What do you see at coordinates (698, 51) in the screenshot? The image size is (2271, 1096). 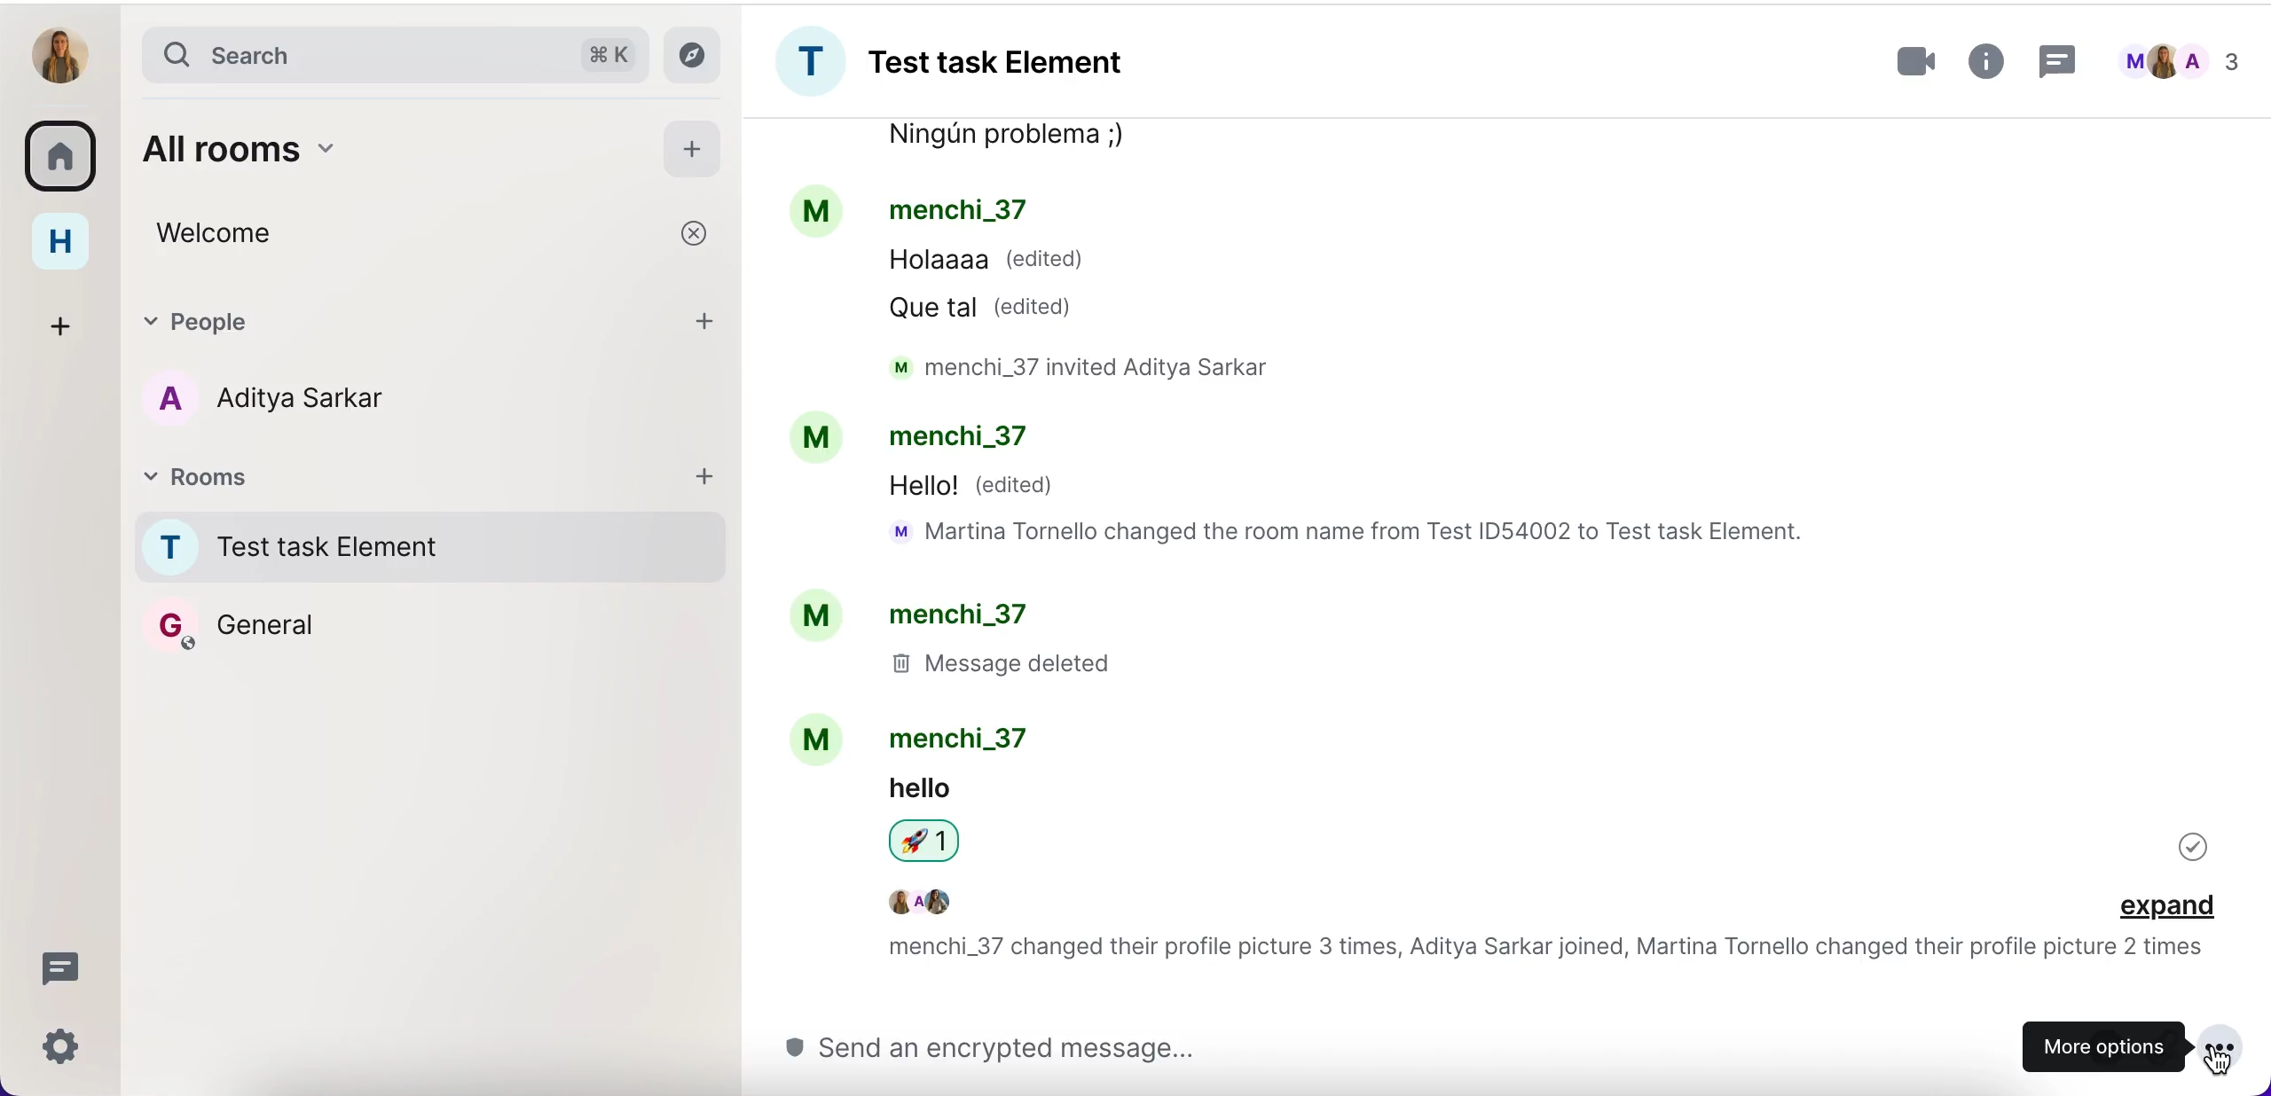 I see `explore rooms` at bounding box center [698, 51].